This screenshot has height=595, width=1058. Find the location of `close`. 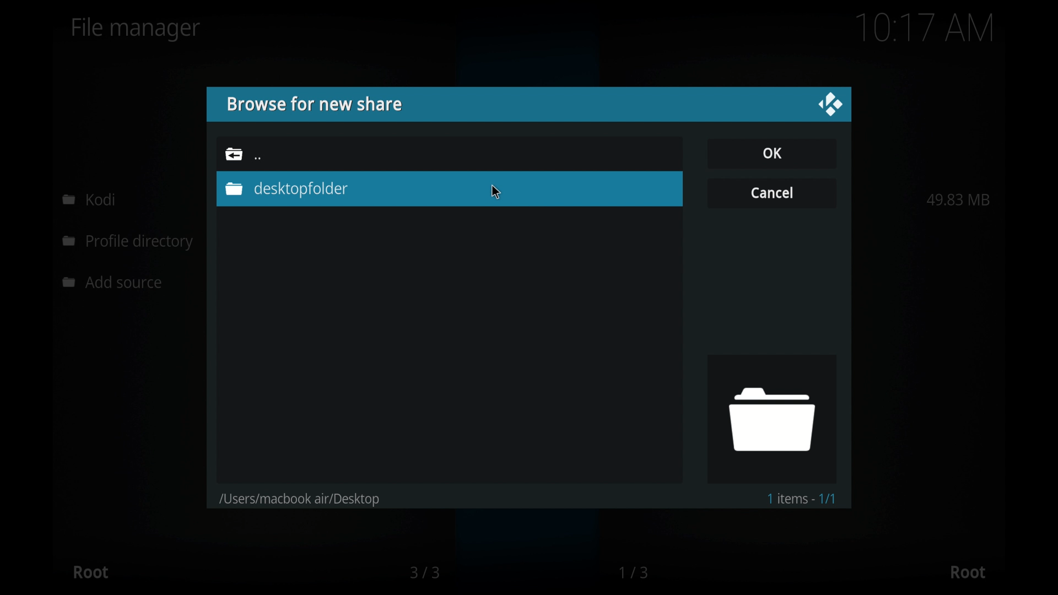

close is located at coordinates (830, 105).